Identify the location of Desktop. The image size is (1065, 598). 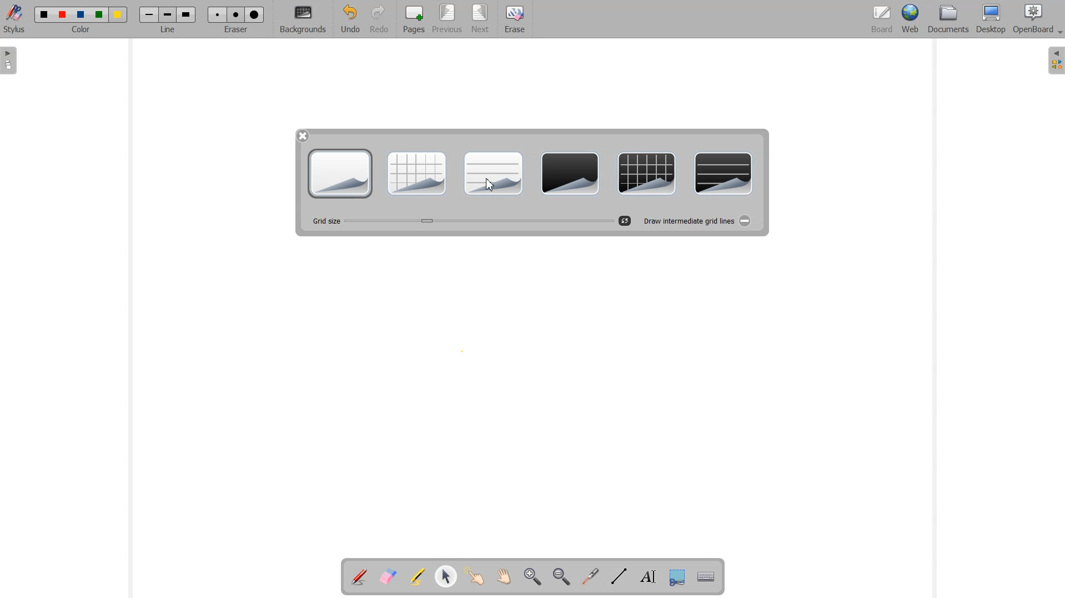
(991, 19).